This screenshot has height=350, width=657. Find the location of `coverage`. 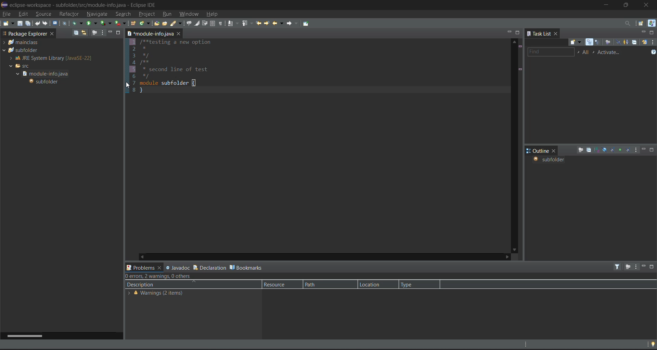

coverage is located at coordinates (107, 23).